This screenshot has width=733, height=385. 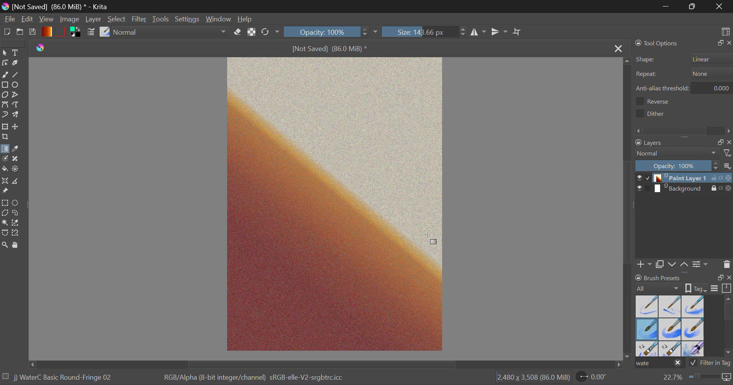 What do you see at coordinates (5, 138) in the screenshot?
I see `Crop` at bounding box center [5, 138].